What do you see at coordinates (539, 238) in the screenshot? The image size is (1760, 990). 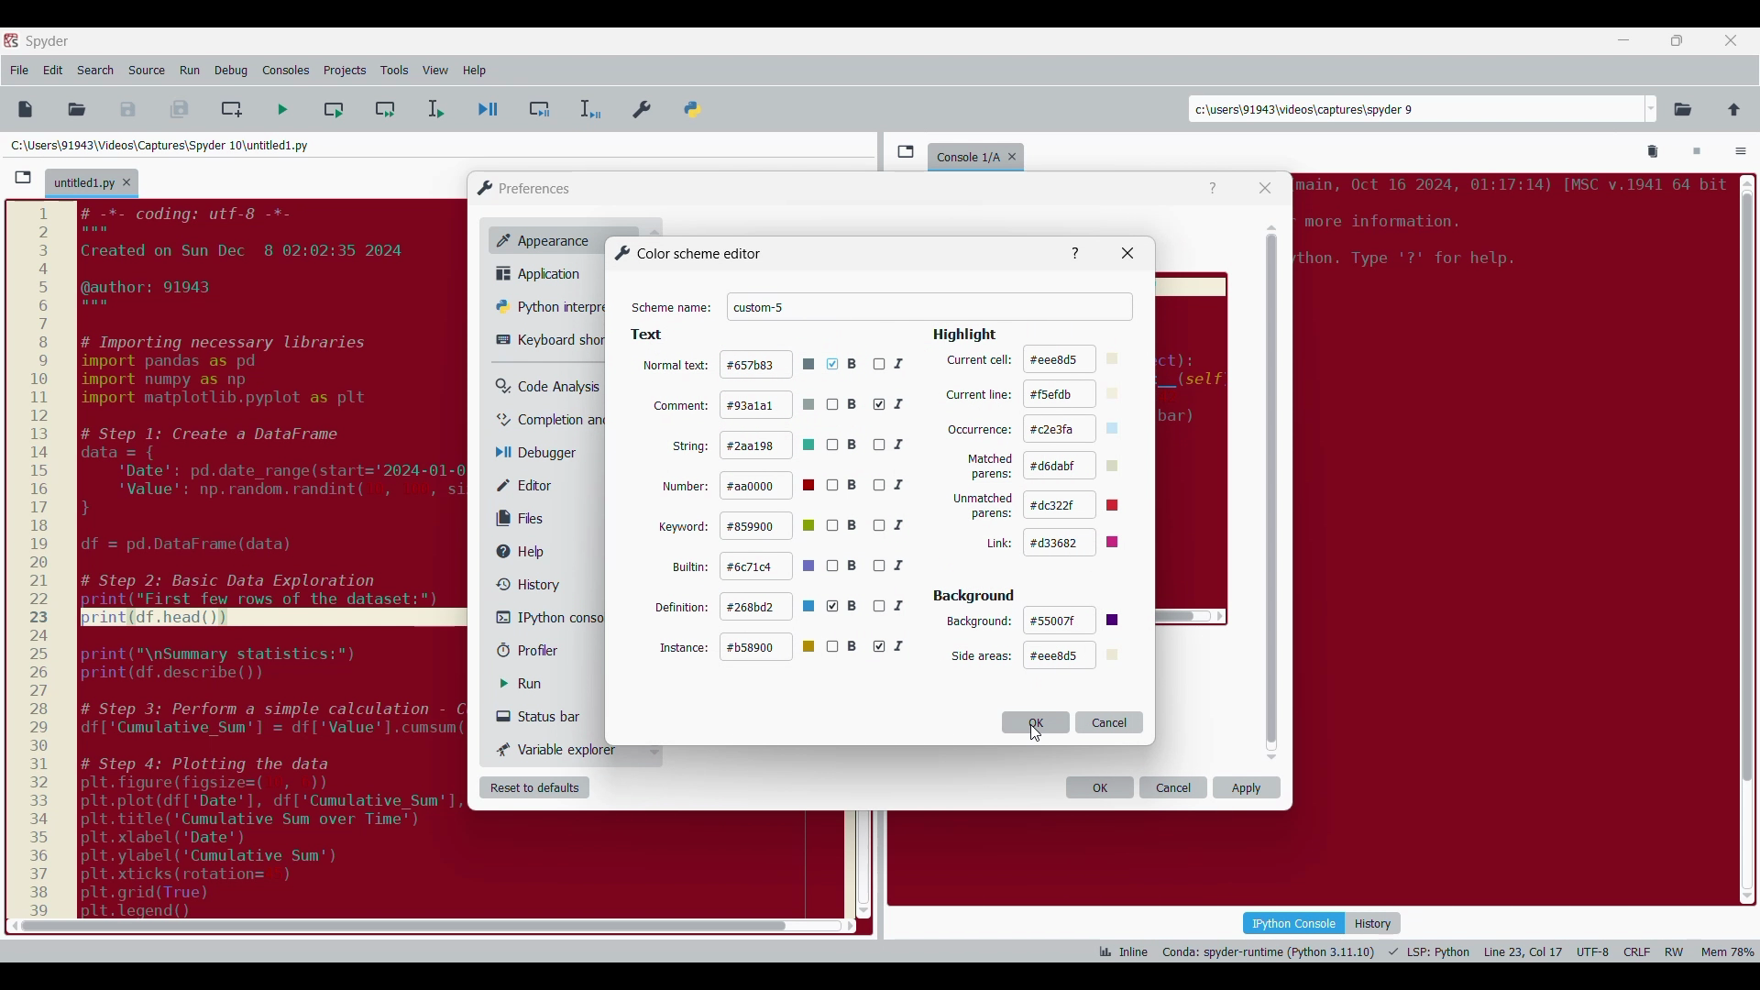 I see `Appearance, current selection highlighted` at bounding box center [539, 238].